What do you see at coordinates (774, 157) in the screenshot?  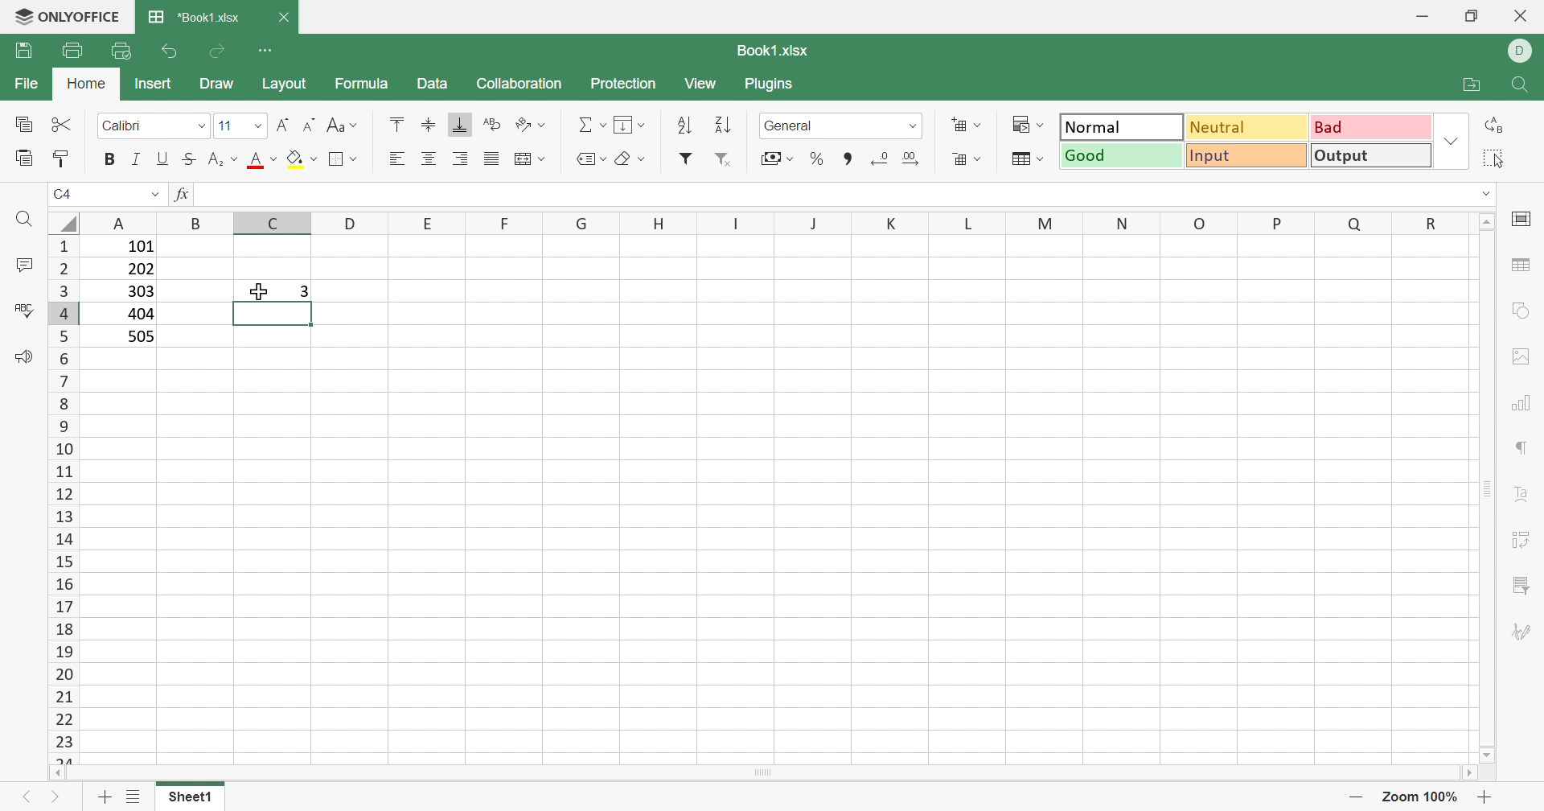 I see `Currency style` at bounding box center [774, 157].